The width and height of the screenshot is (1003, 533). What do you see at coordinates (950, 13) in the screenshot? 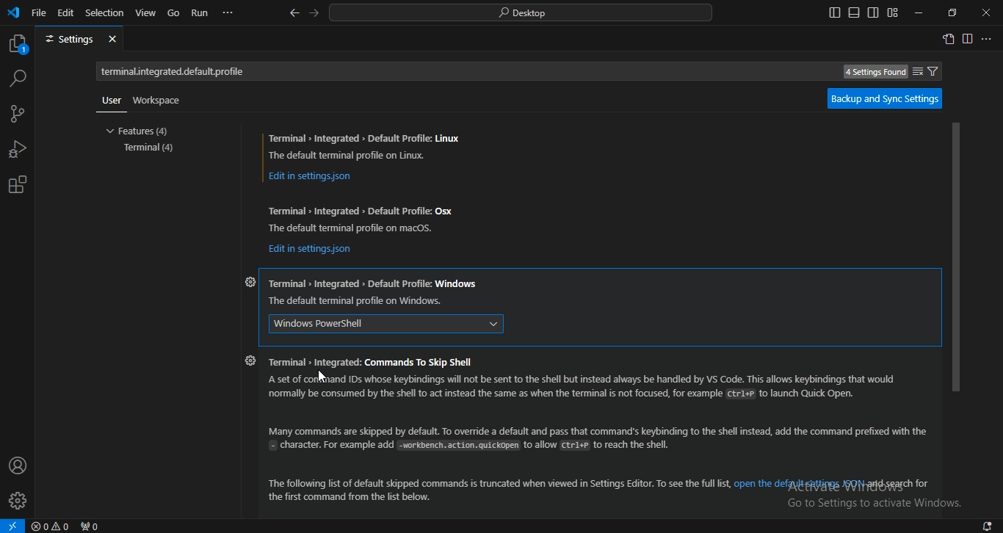
I see `restore windows` at bounding box center [950, 13].